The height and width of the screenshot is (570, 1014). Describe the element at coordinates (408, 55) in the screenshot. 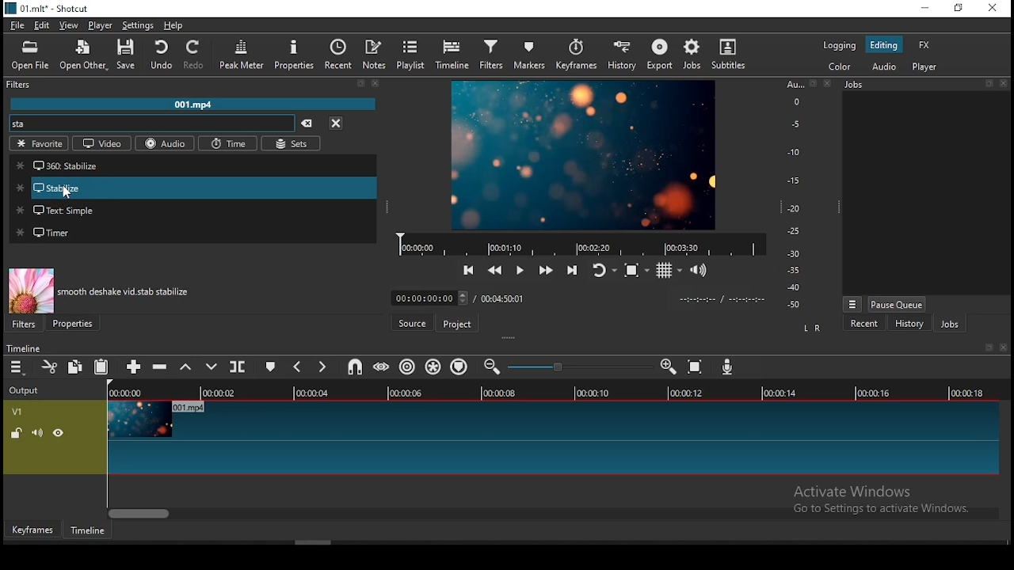

I see `Playlist` at that location.